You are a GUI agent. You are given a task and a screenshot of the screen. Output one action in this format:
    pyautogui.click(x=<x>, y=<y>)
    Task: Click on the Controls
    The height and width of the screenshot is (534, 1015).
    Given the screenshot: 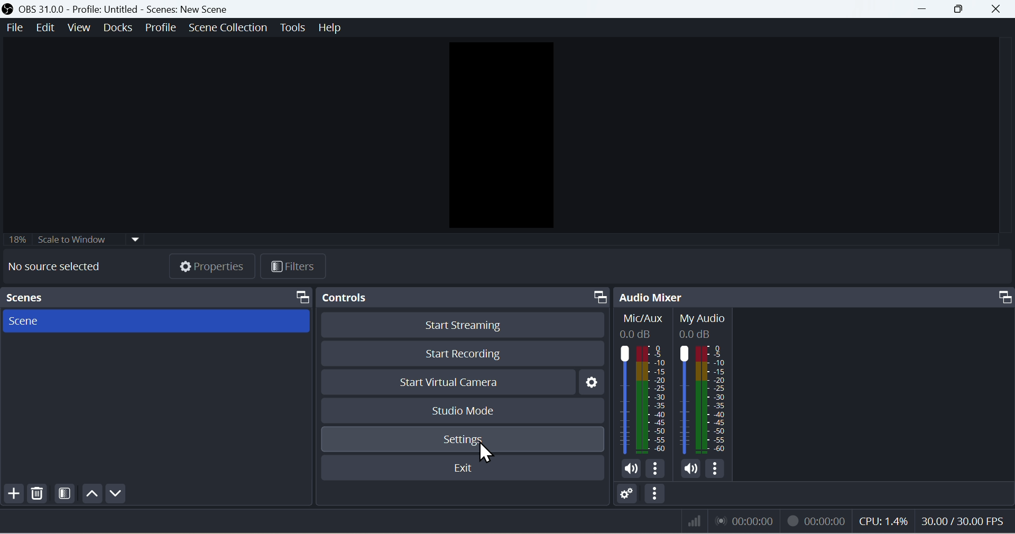 What is the action you would take?
    pyautogui.click(x=463, y=295)
    